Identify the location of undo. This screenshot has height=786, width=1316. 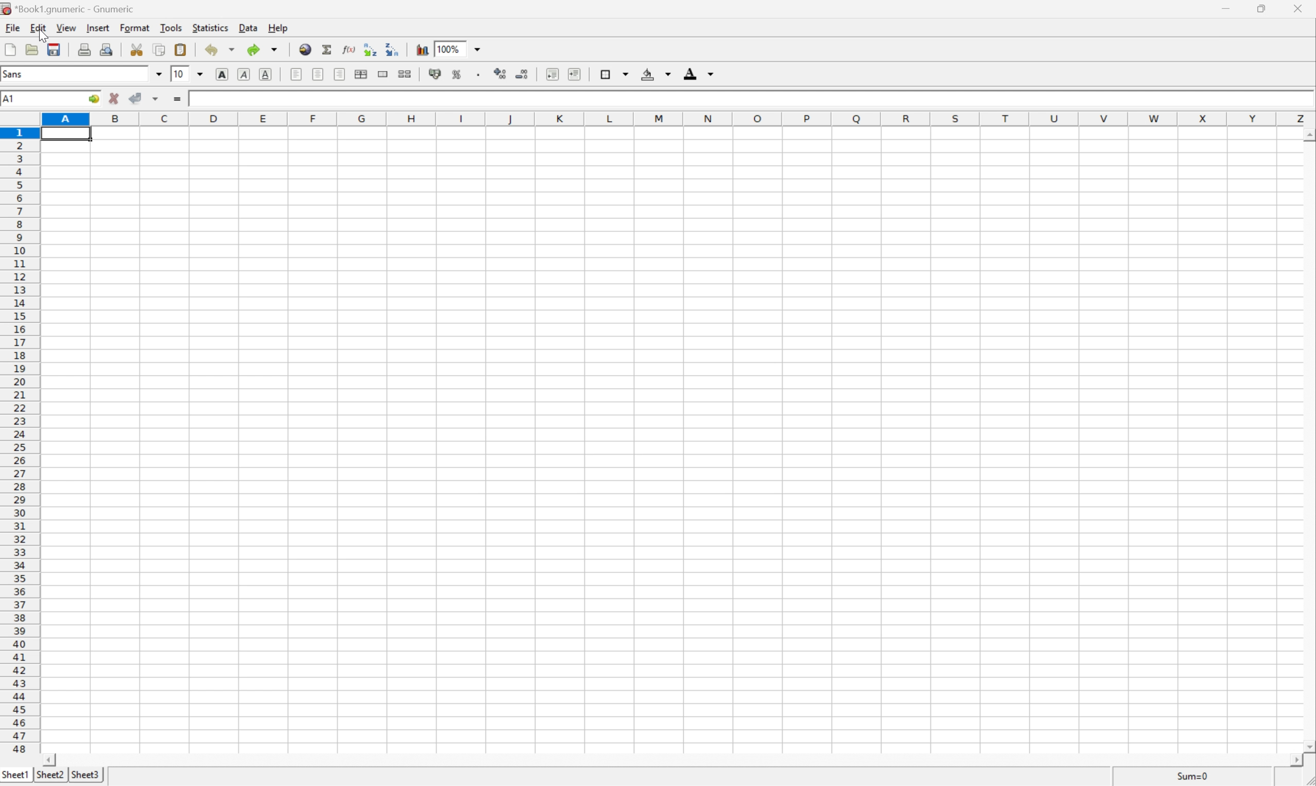
(219, 49).